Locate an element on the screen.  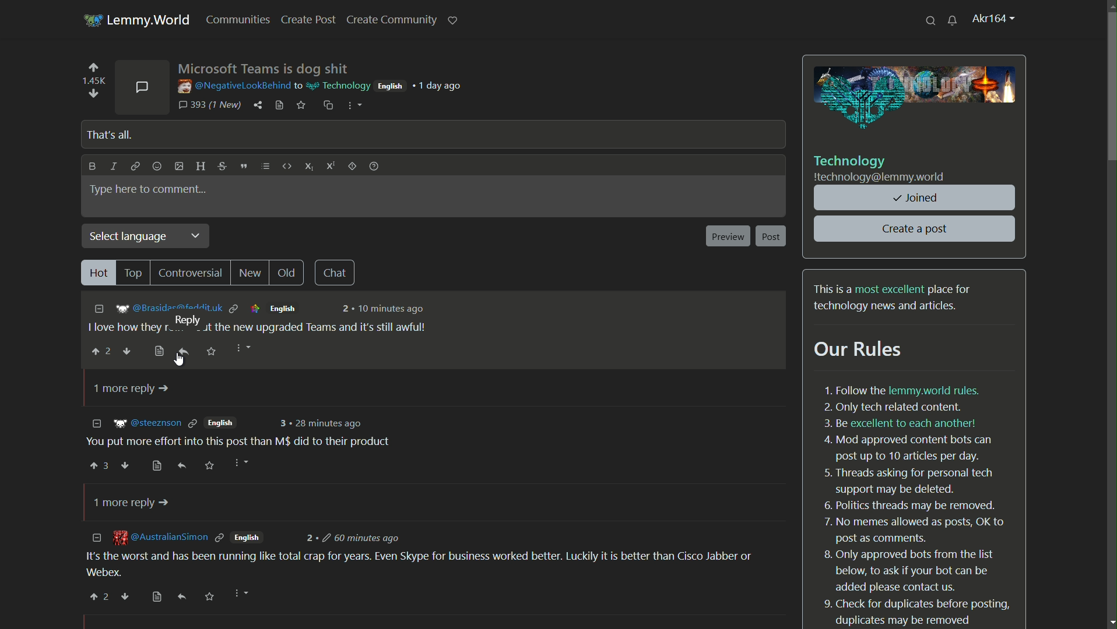
more options is located at coordinates (241, 349).